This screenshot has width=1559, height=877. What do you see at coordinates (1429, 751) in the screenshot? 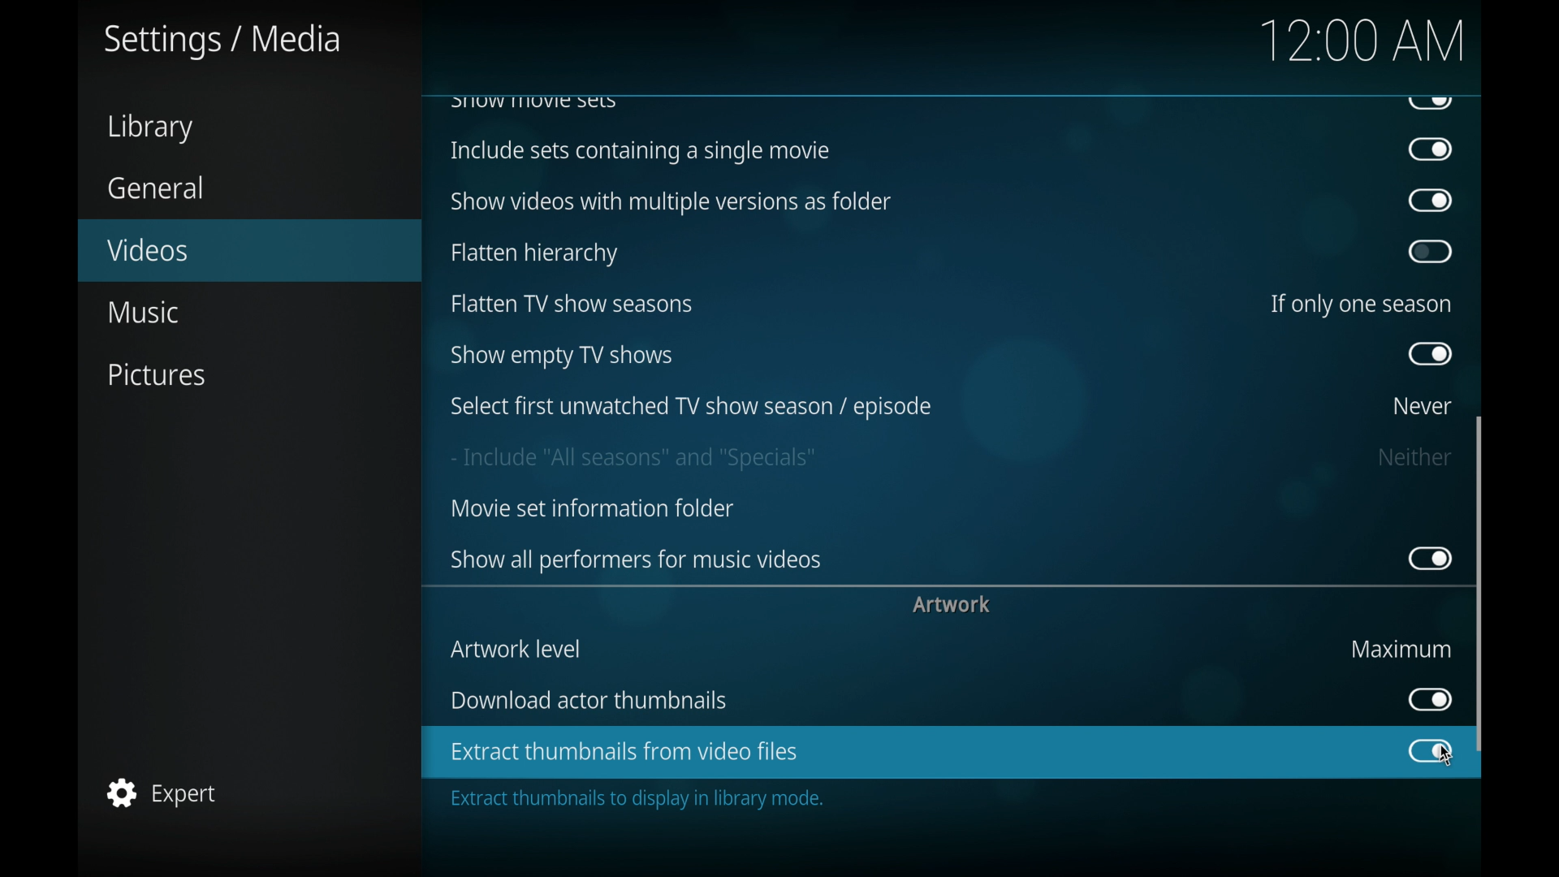
I see `toggle button` at bounding box center [1429, 751].